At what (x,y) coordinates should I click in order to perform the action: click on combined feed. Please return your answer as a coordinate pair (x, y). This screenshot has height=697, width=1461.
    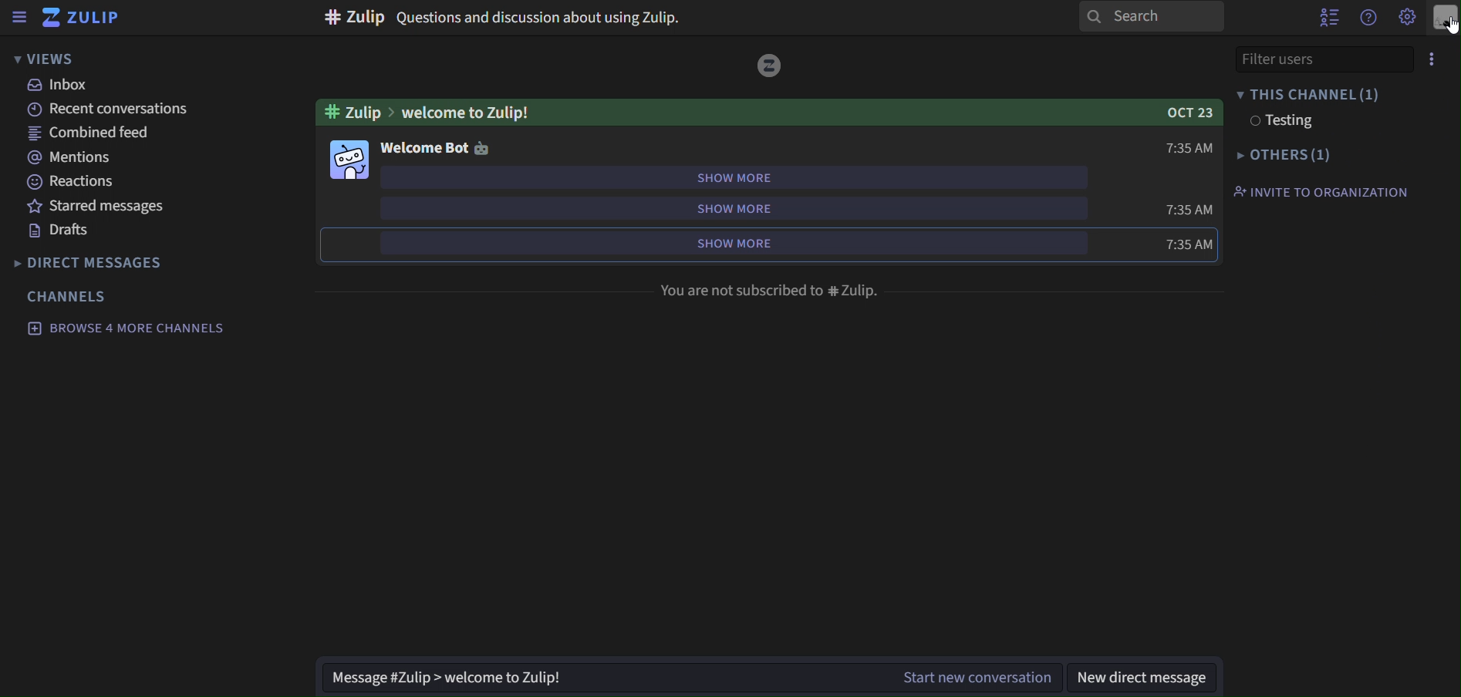
    Looking at the image, I should click on (95, 134).